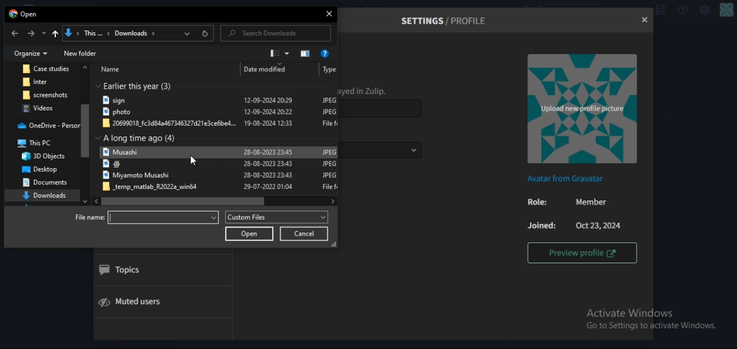  Describe the element at coordinates (45, 156) in the screenshot. I see `3d objects` at that location.